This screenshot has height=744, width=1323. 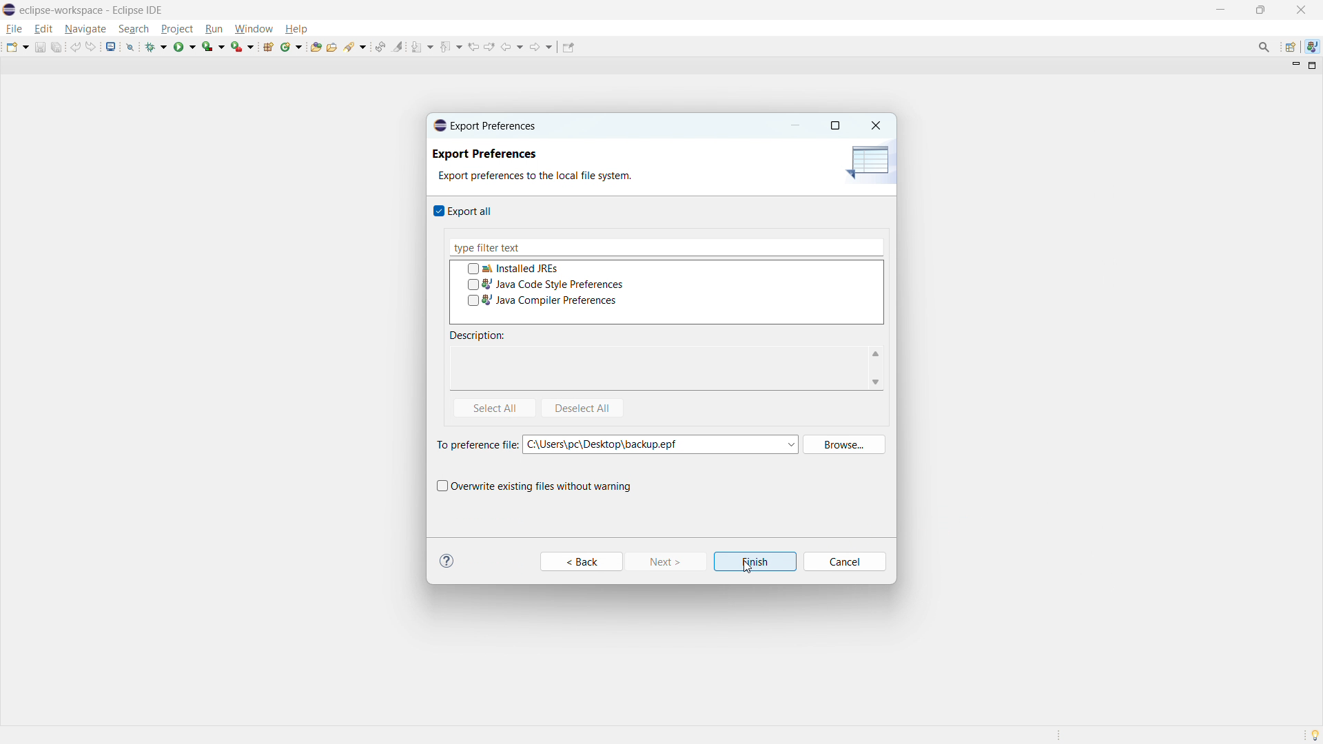 What do you see at coordinates (422, 47) in the screenshot?
I see `next annotation` at bounding box center [422, 47].